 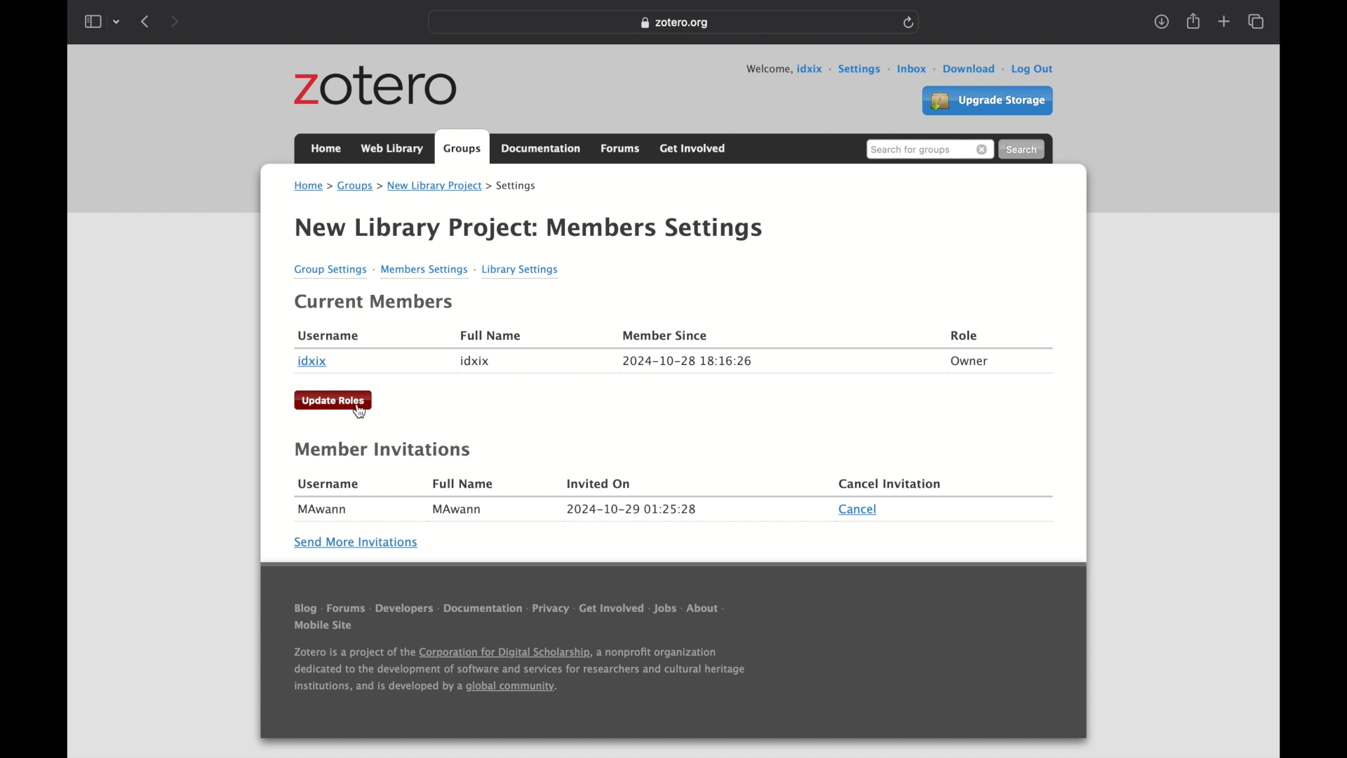 What do you see at coordinates (326, 148) in the screenshot?
I see `home` at bounding box center [326, 148].